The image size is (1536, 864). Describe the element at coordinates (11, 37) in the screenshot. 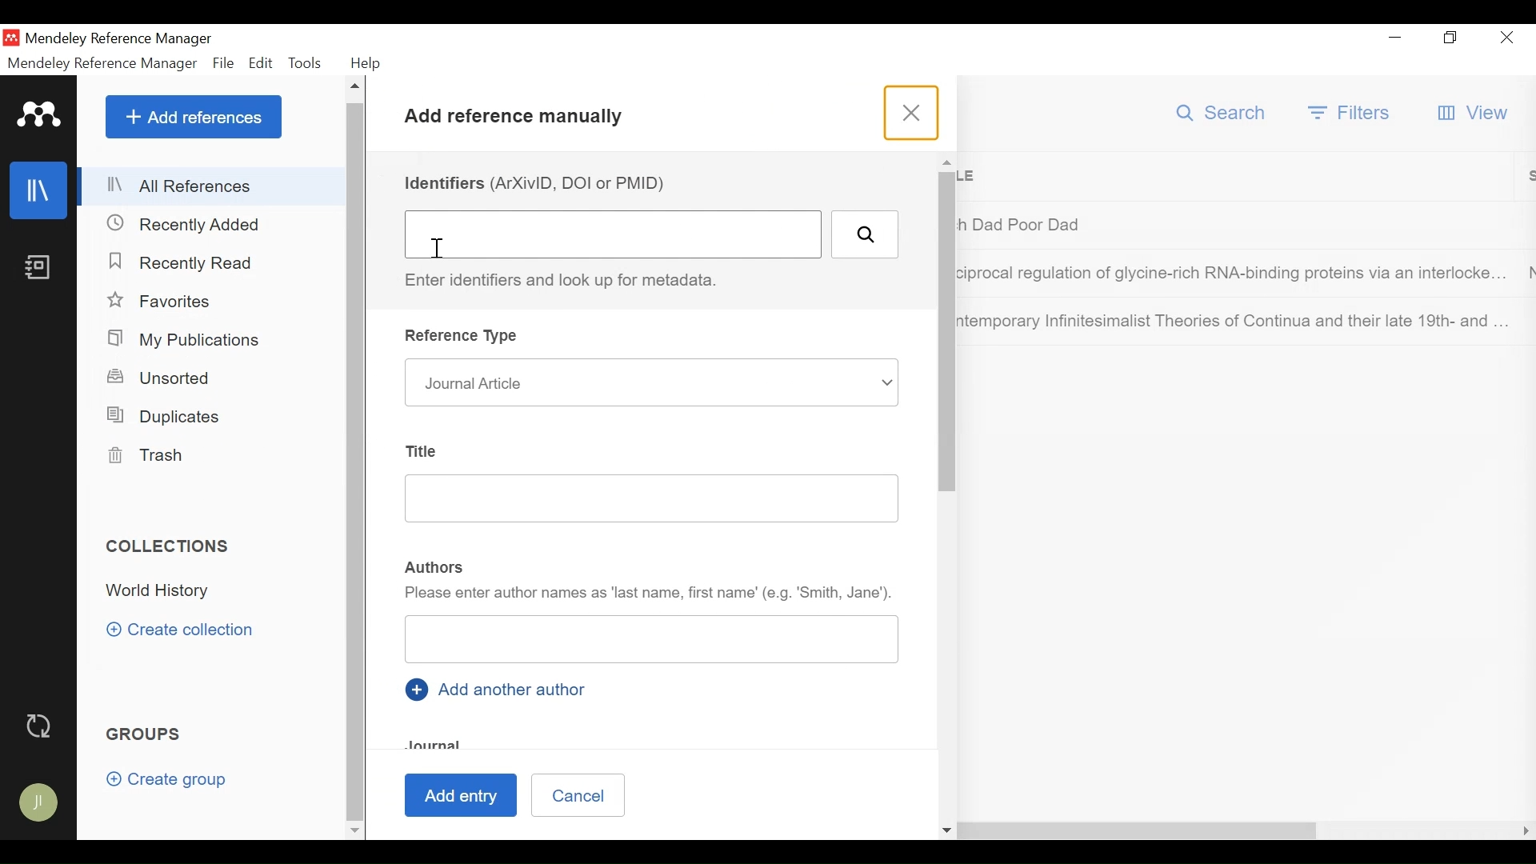

I see `Mendeley Desktop Icon` at that location.